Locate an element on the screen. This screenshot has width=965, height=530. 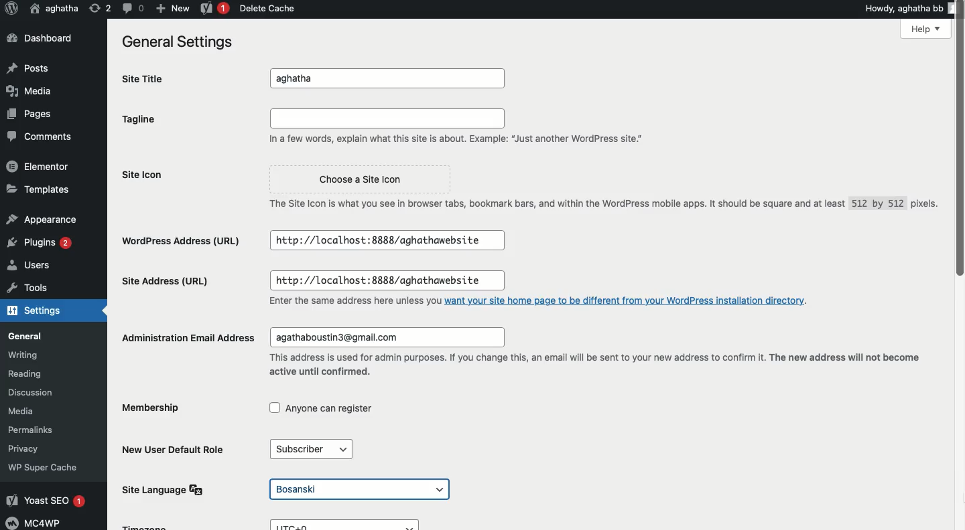
Timezone is located at coordinates (146, 526).